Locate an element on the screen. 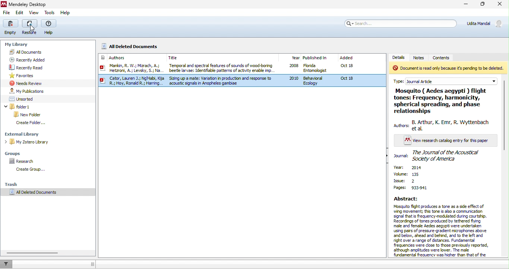 This screenshot has height=269, width=509. restore is located at coordinates (31, 27).